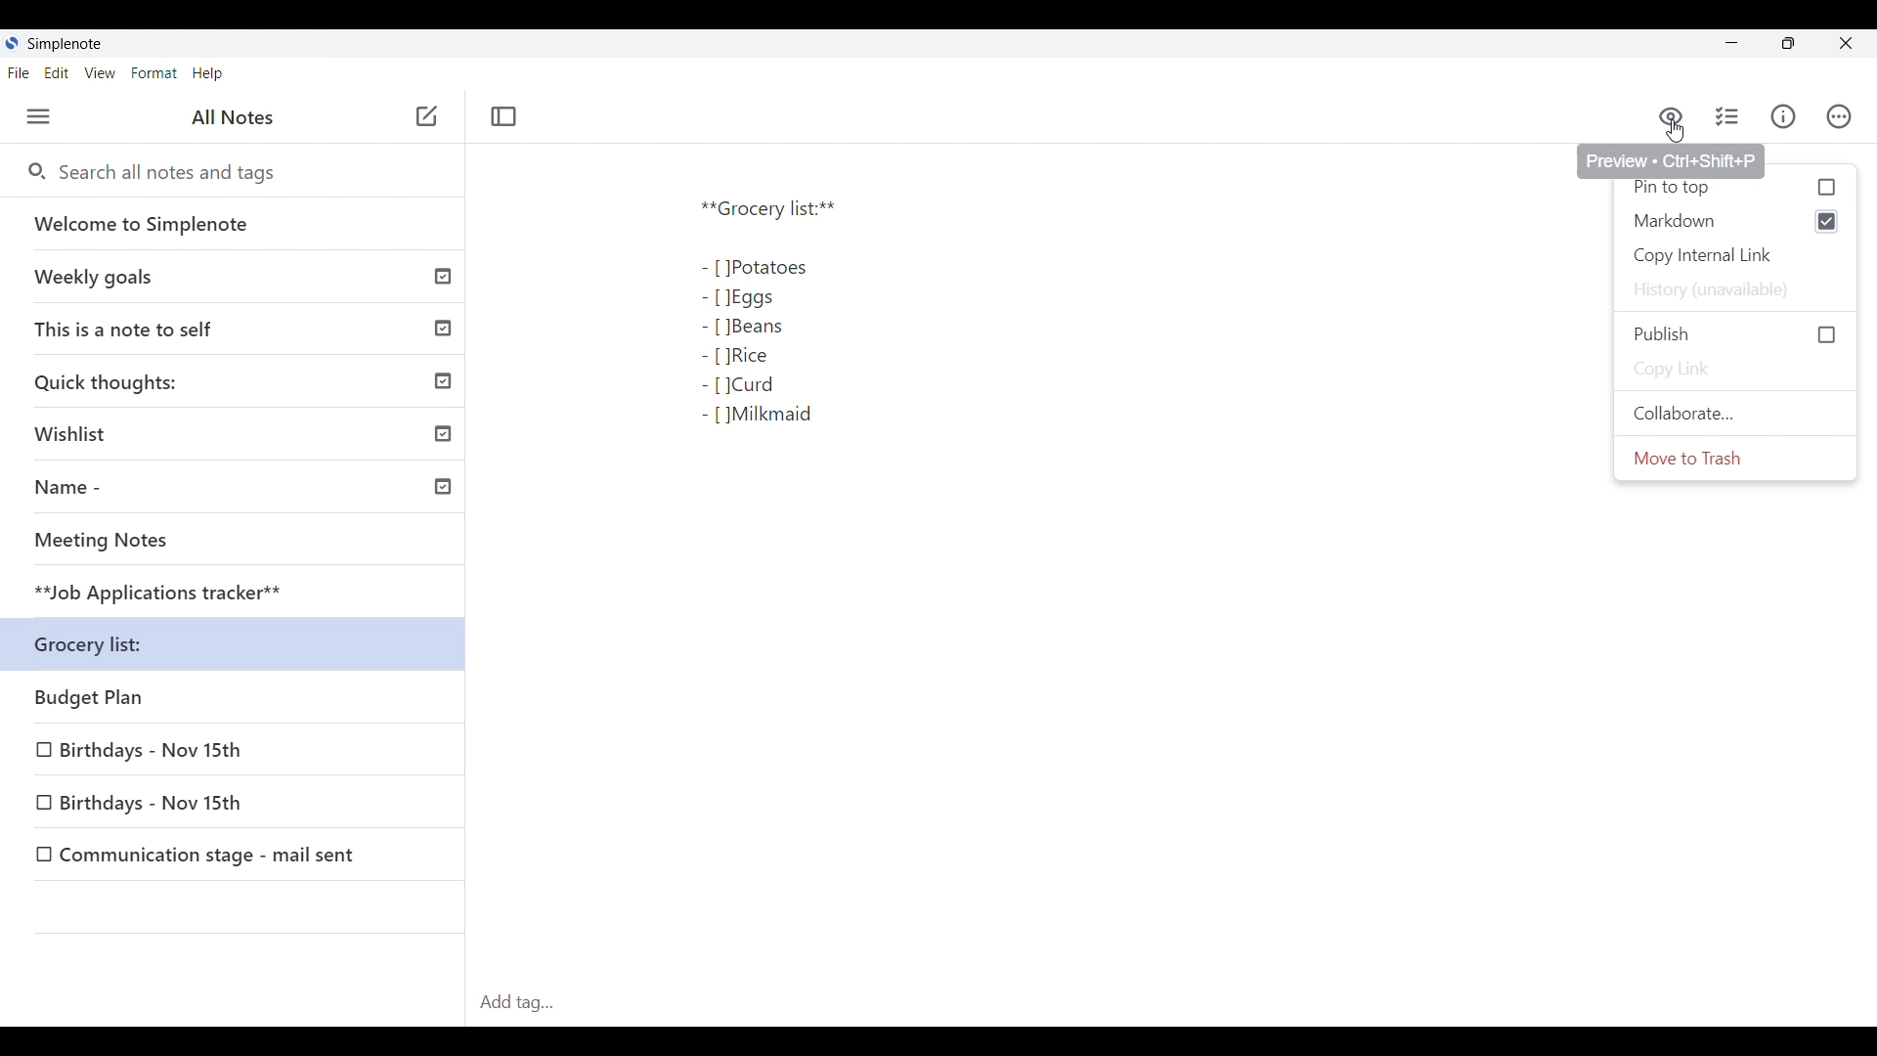 The image size is (1877, 1056). I want to click on Edit, so click(57, 73).